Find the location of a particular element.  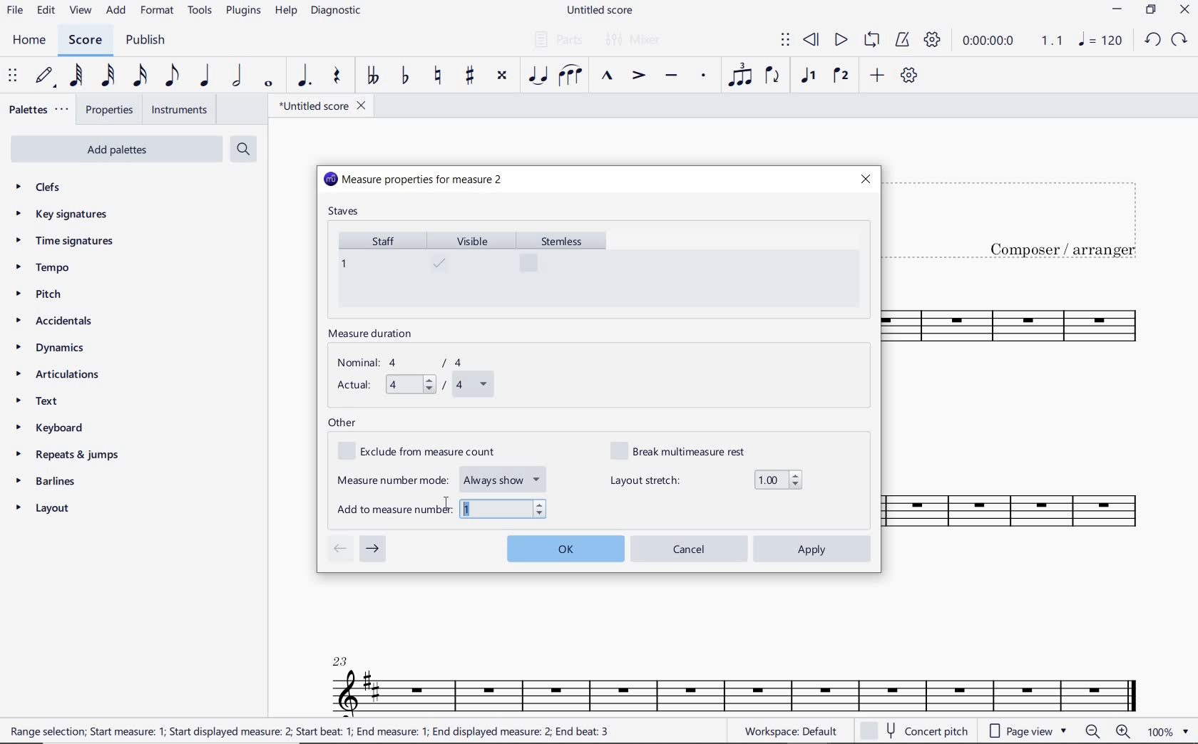

TOOLS is located at coordinates (201, 13).